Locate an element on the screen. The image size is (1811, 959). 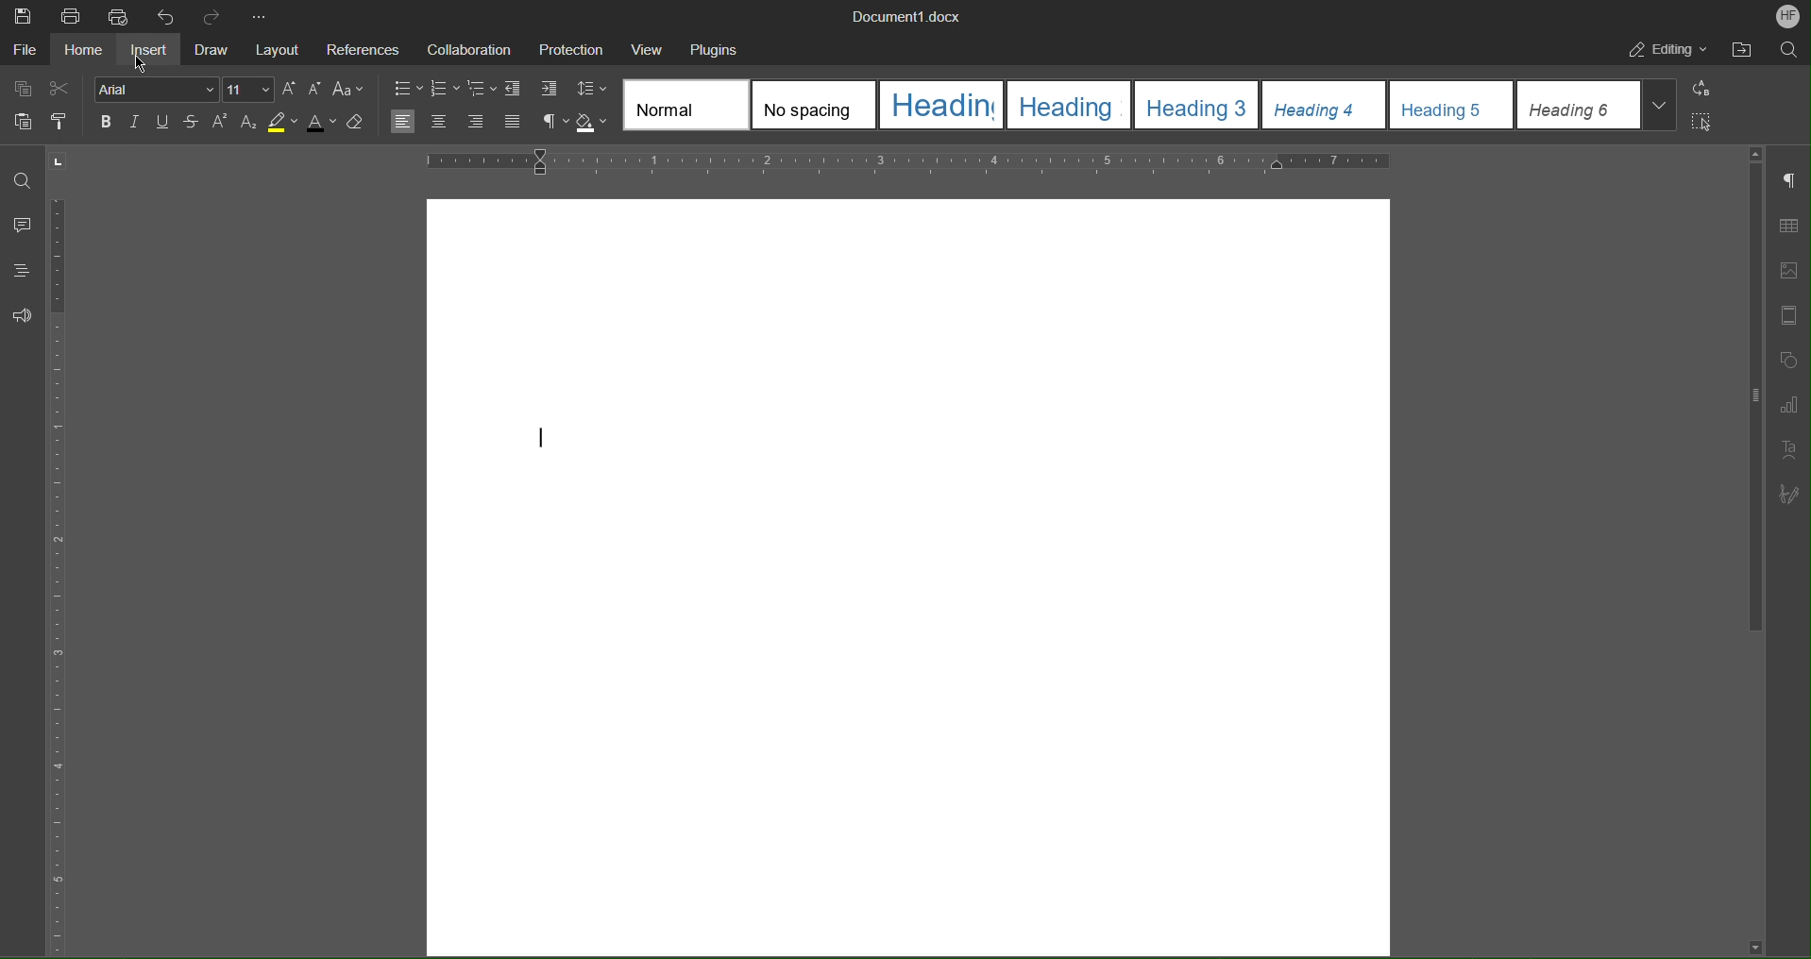
Editing is located at coordinates (1667, 50).